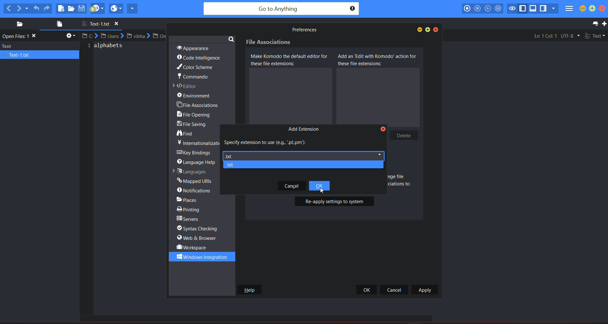  Describe the element at coordinates (189, 219) in the screenshot. I see `servers` at that location.